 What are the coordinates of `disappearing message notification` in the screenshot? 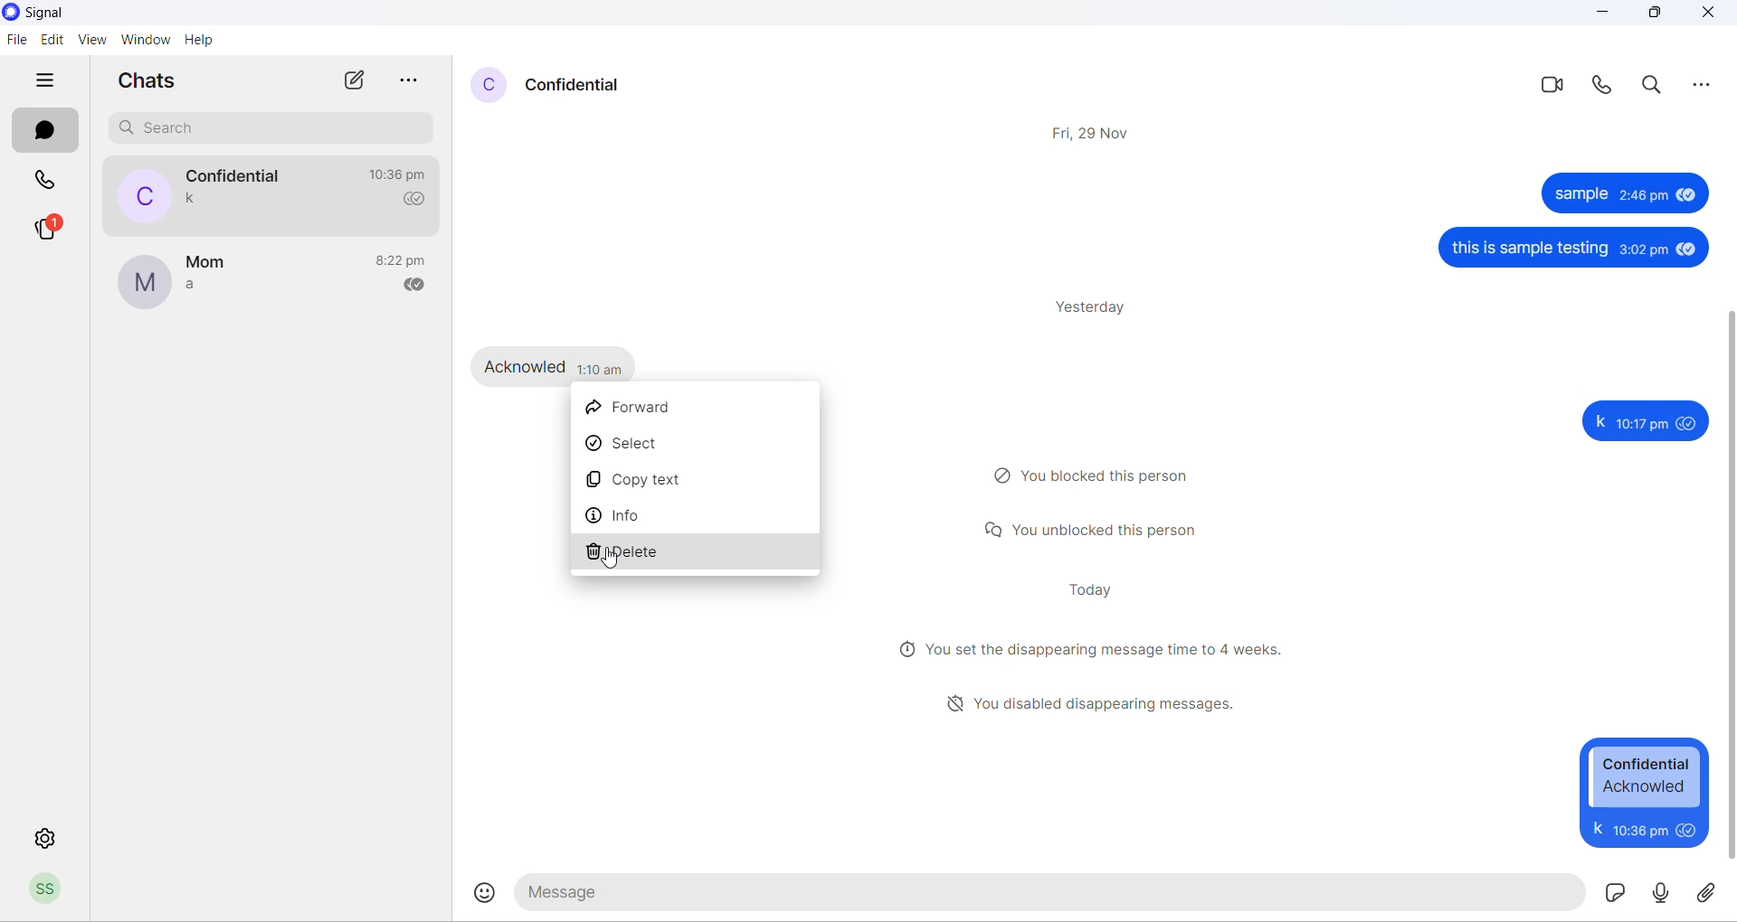 It's located at (1096, 702).